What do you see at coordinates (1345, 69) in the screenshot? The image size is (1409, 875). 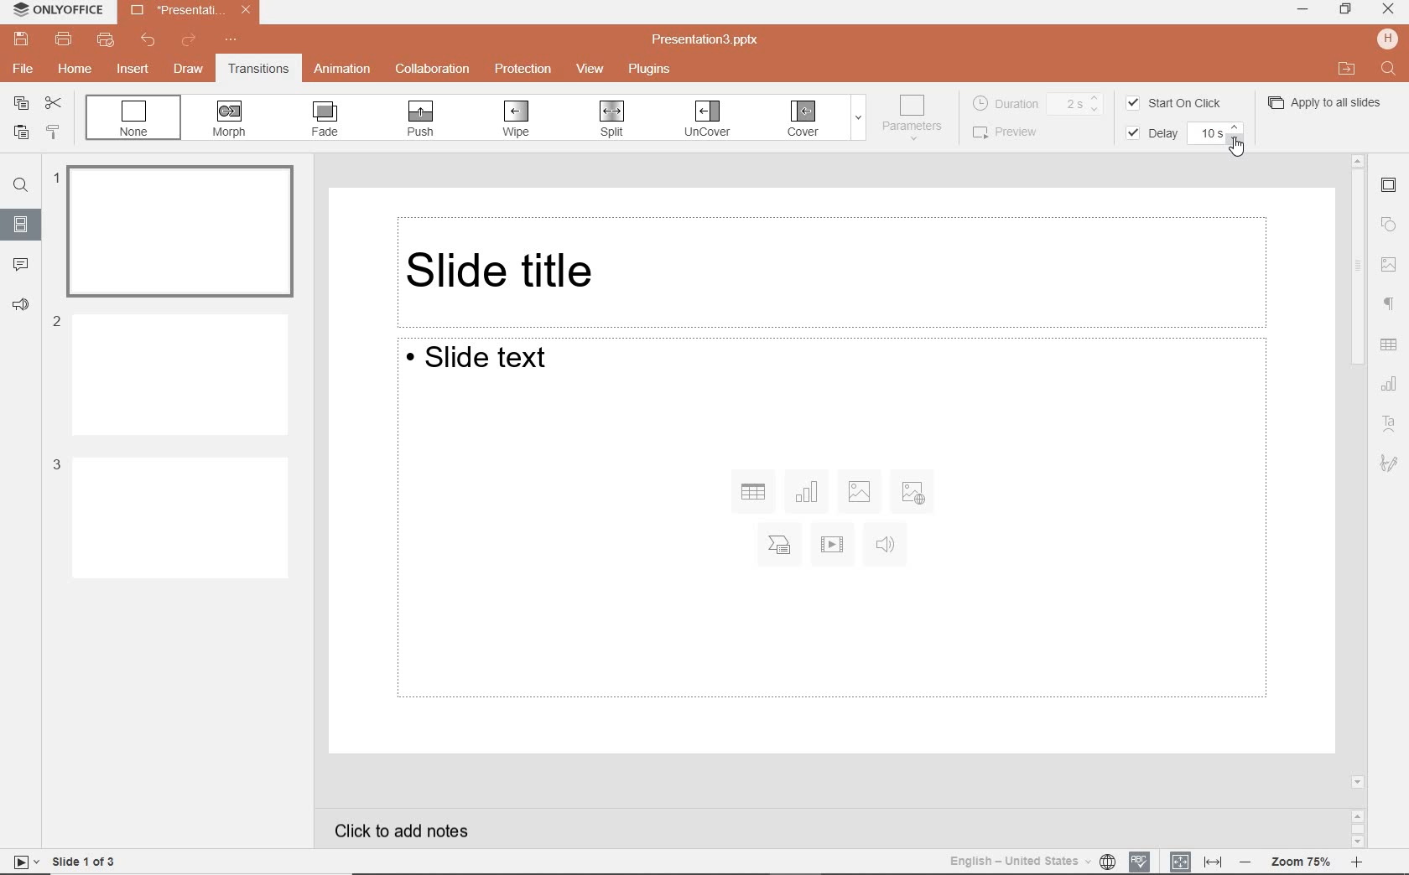 I see `OPEN FILE LOCATION` at bounding box center [1345, 69].